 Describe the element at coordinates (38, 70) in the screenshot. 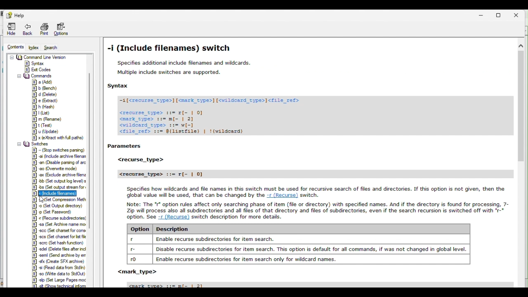

I see `exit codes commands` at that location.